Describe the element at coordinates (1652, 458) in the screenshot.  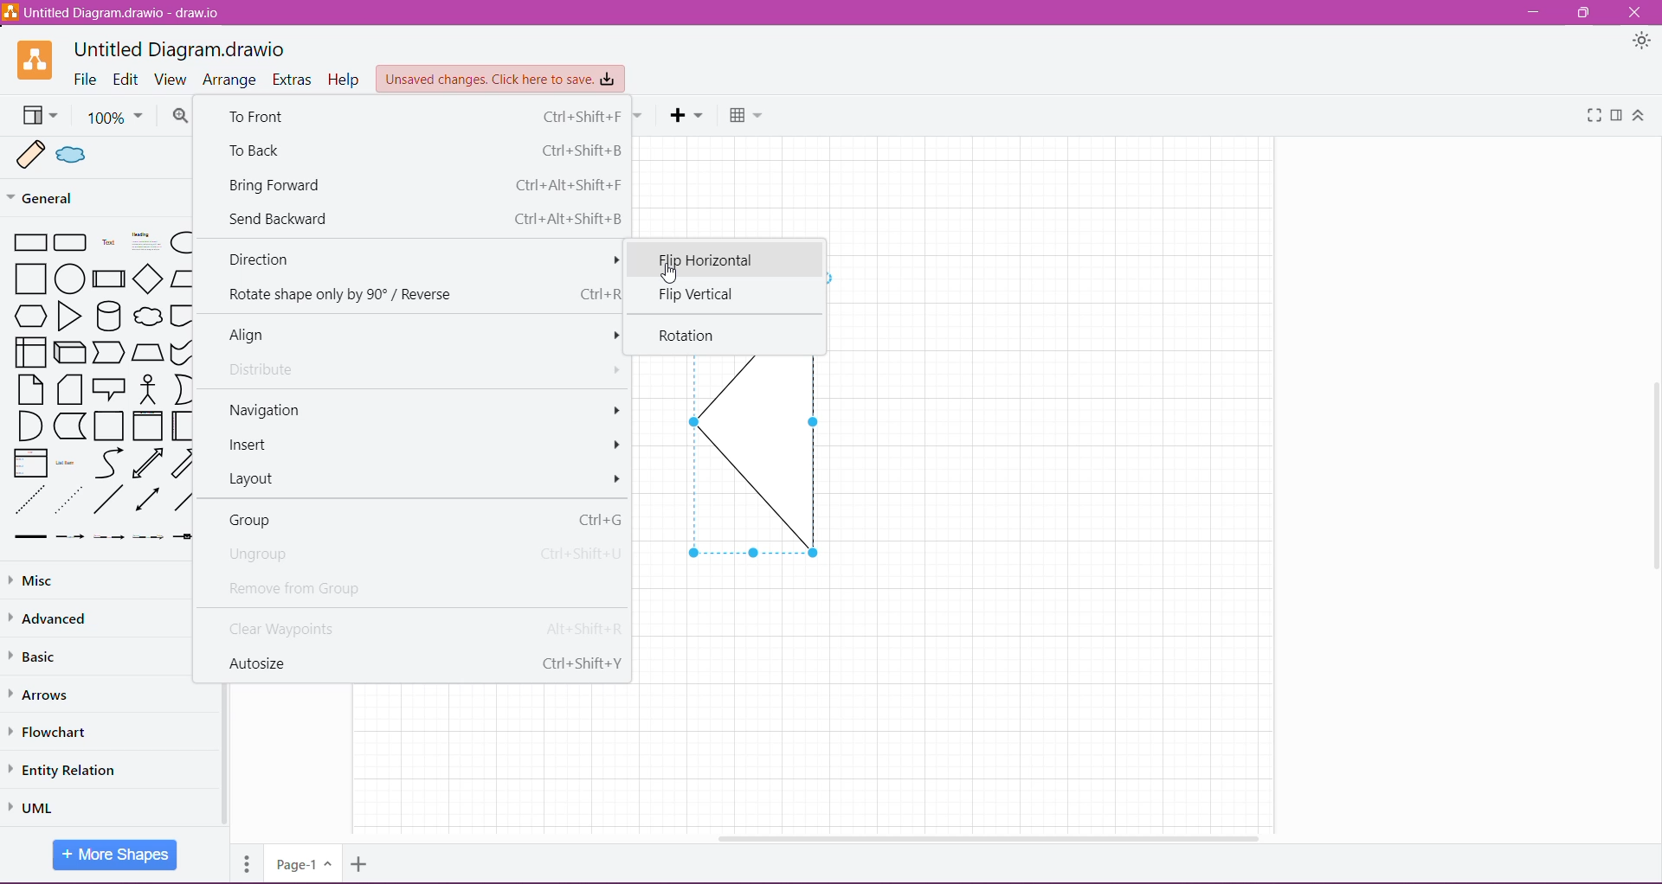
I see `Vertical Scroll Bar` at that location.